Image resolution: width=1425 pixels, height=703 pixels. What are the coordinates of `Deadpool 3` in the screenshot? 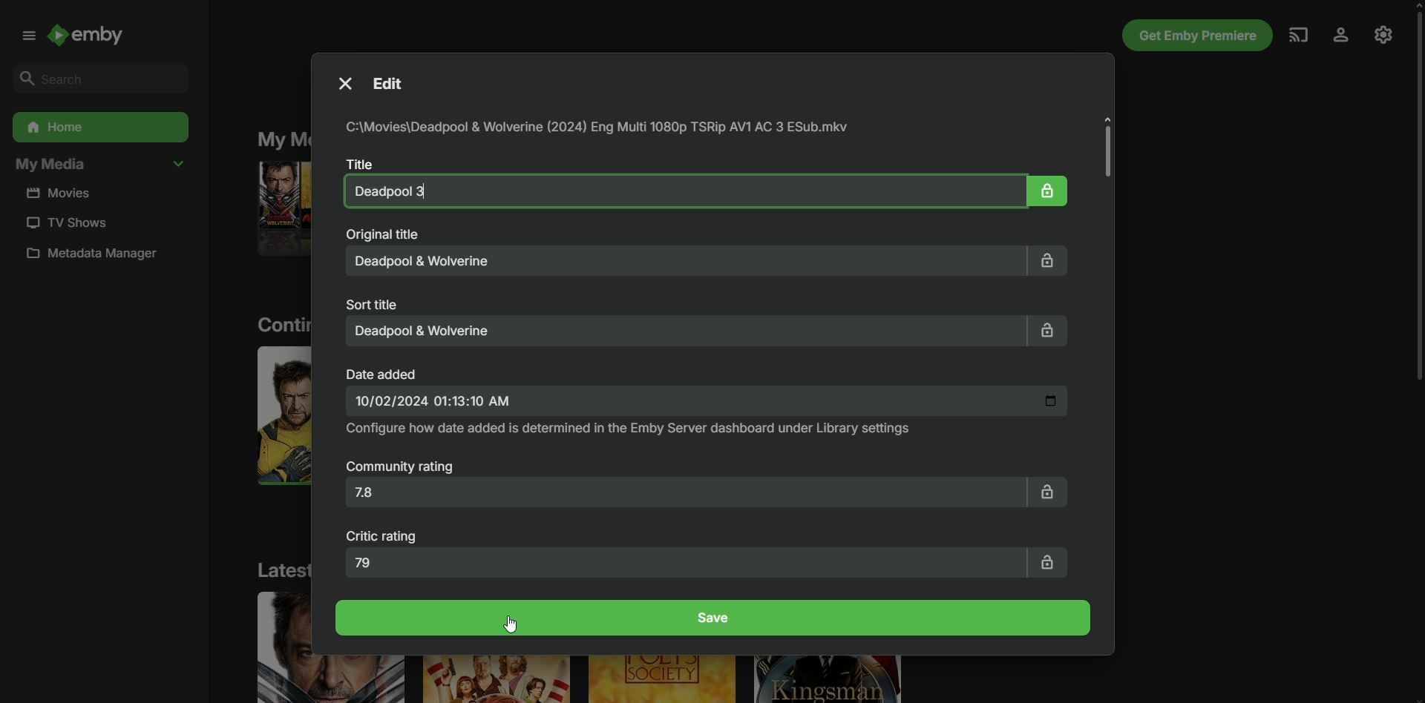 It's located at (394, 191).